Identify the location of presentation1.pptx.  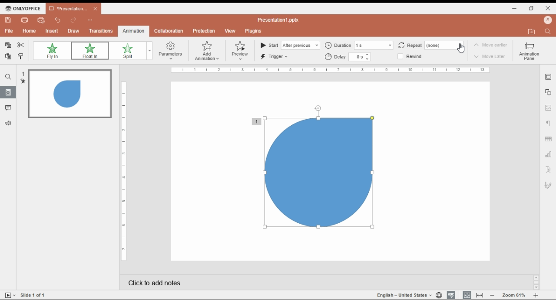
(280, 20).